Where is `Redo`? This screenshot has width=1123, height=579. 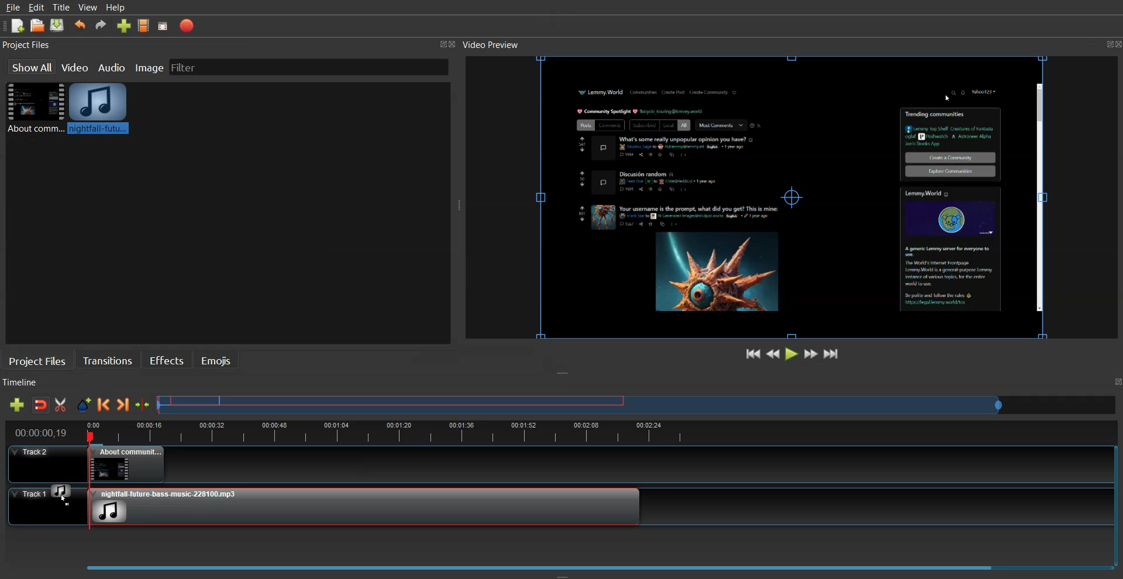
Redo is located at coordinates (101, 25).